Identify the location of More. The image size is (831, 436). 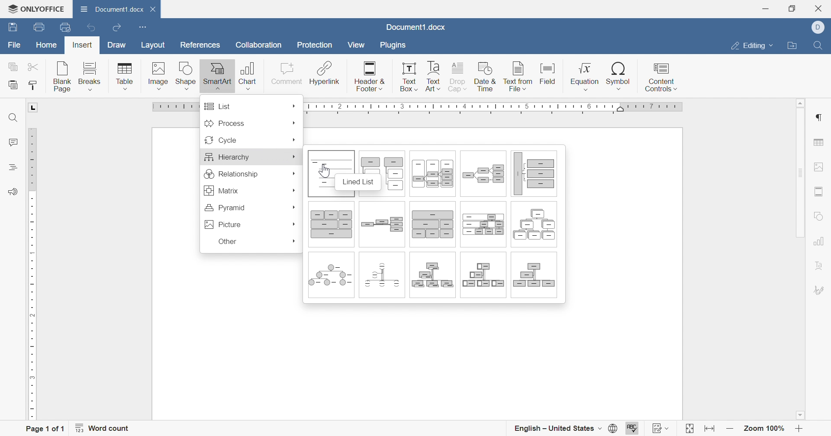
(295, 106).